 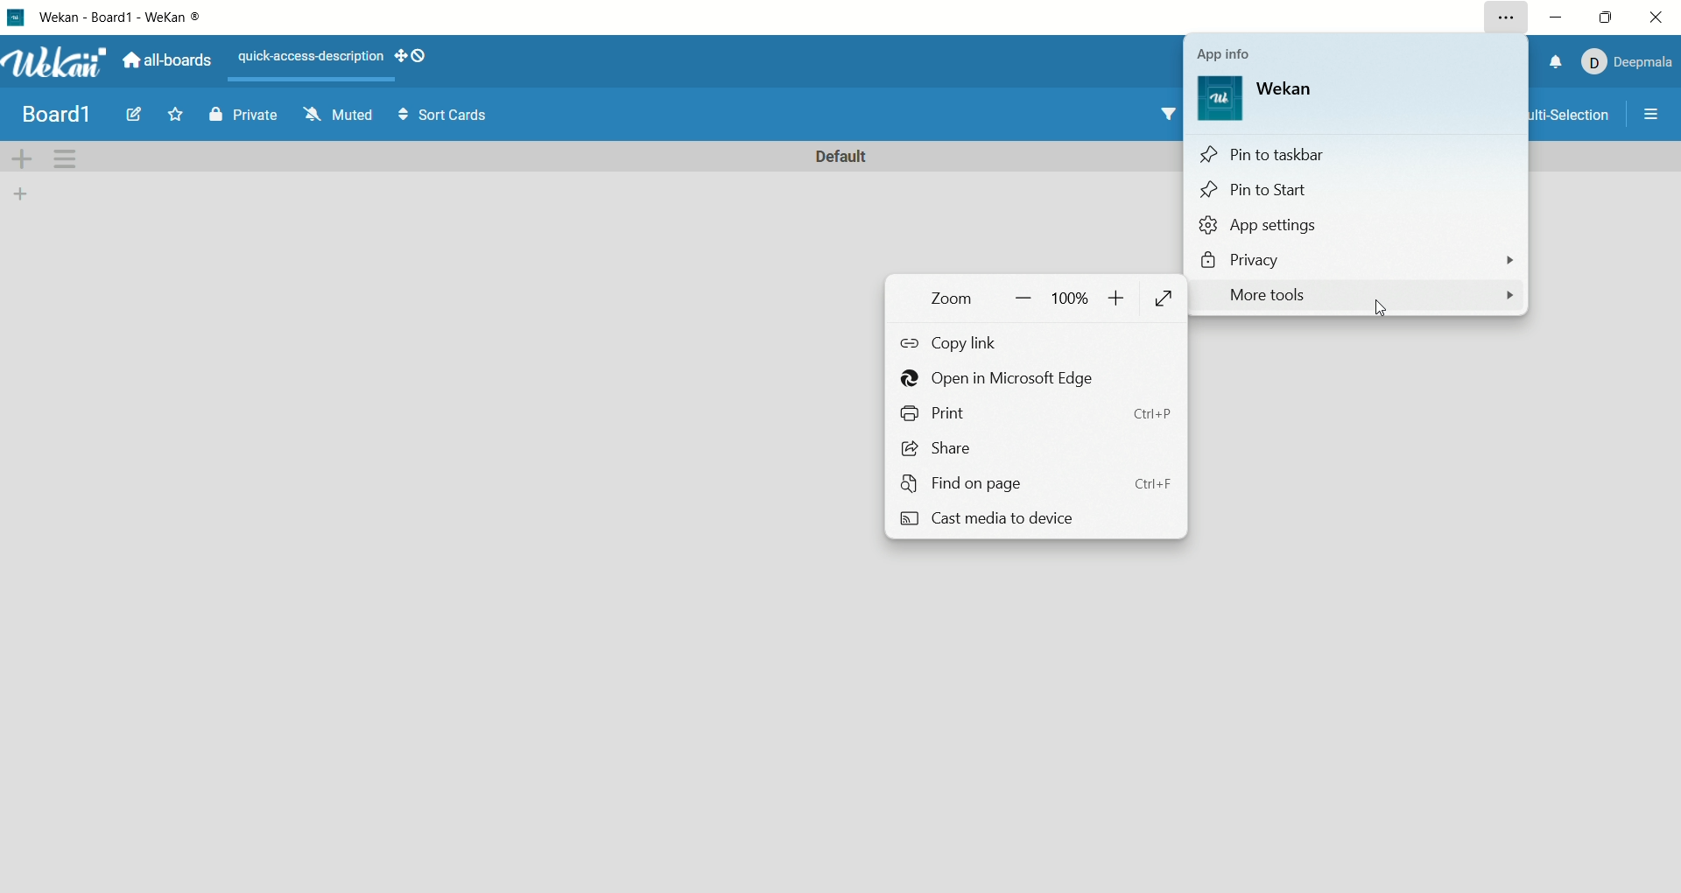 I want to click on share, so click(x=1029, y=447).